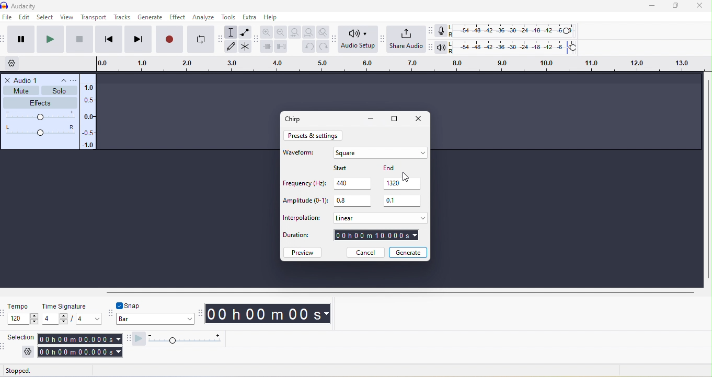 The image size is (712, 377). What do you see at coordinates (403, 201) in the screenshot?
I see `0.1` at bounding box center [403, 201].